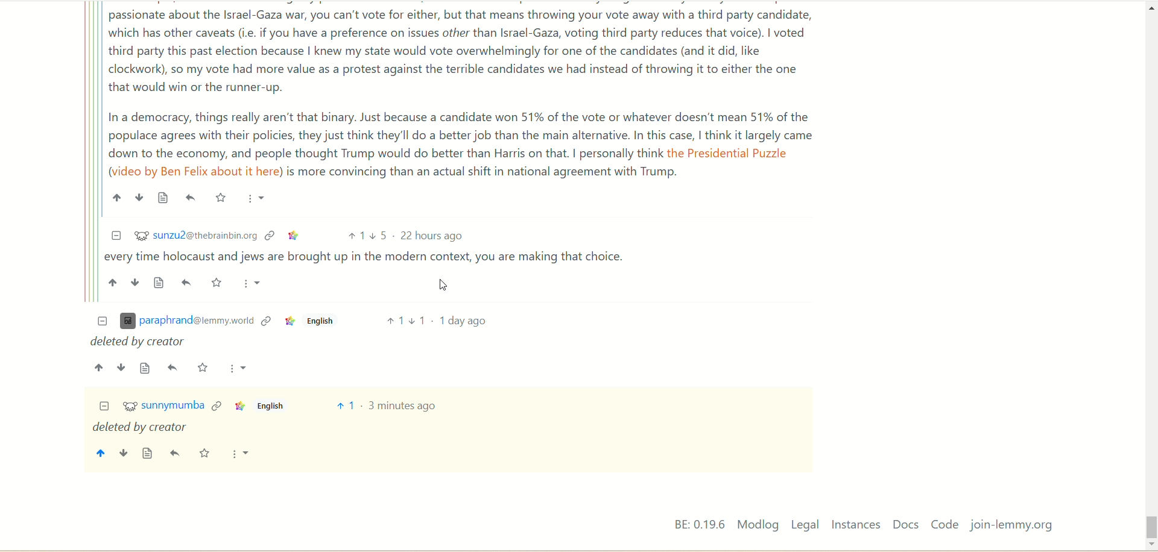  Describe the element at coordinates (252, 284) in the screenshot. I see `More` at that location.